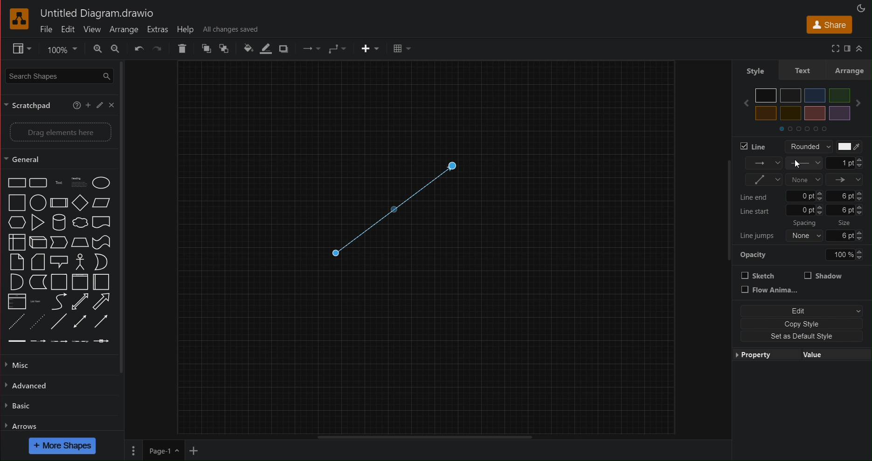 This screenshot has width=872, height=461. Describe the element at coordinates (63, 446) in the screenshot. I see `More Shapes` at that location.